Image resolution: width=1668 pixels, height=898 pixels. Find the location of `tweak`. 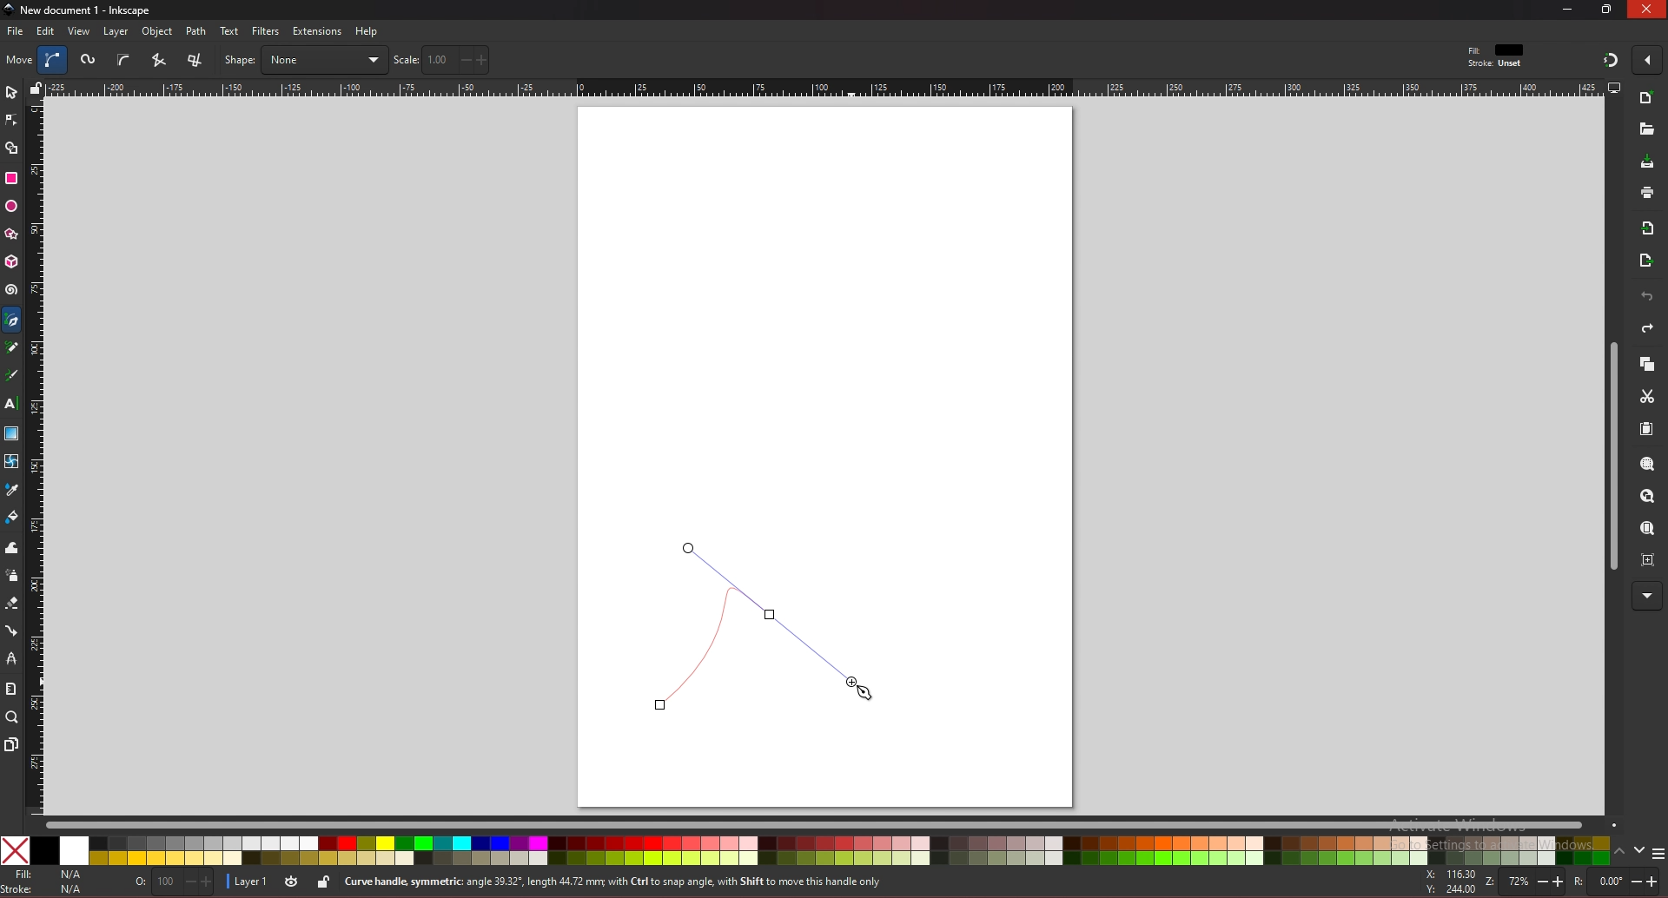

tweak is located at coordinates (12, 547).